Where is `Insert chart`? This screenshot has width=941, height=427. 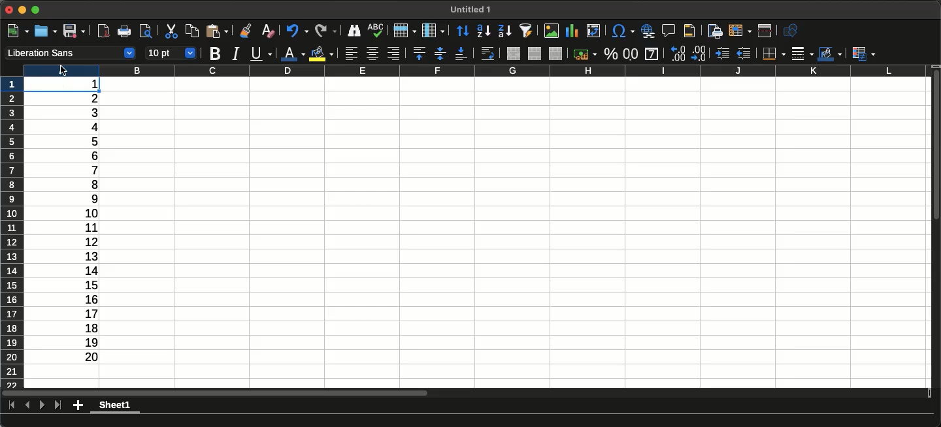 Insert chart is located at coordinates (572, 32).